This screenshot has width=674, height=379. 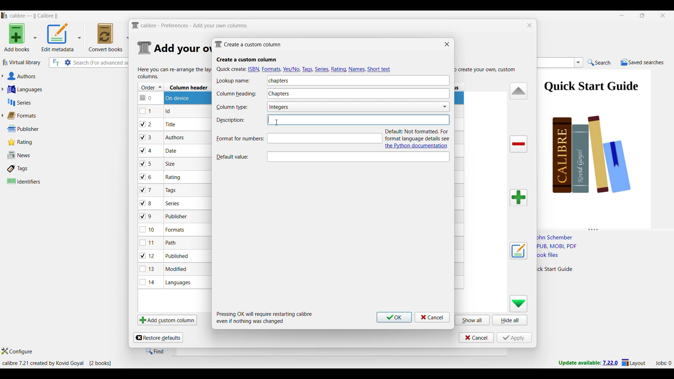 What do you see at coordinates (265, 318) in the screenshot?
I see `Description of steps following saving inputs made` at bounding box center [265, 318].